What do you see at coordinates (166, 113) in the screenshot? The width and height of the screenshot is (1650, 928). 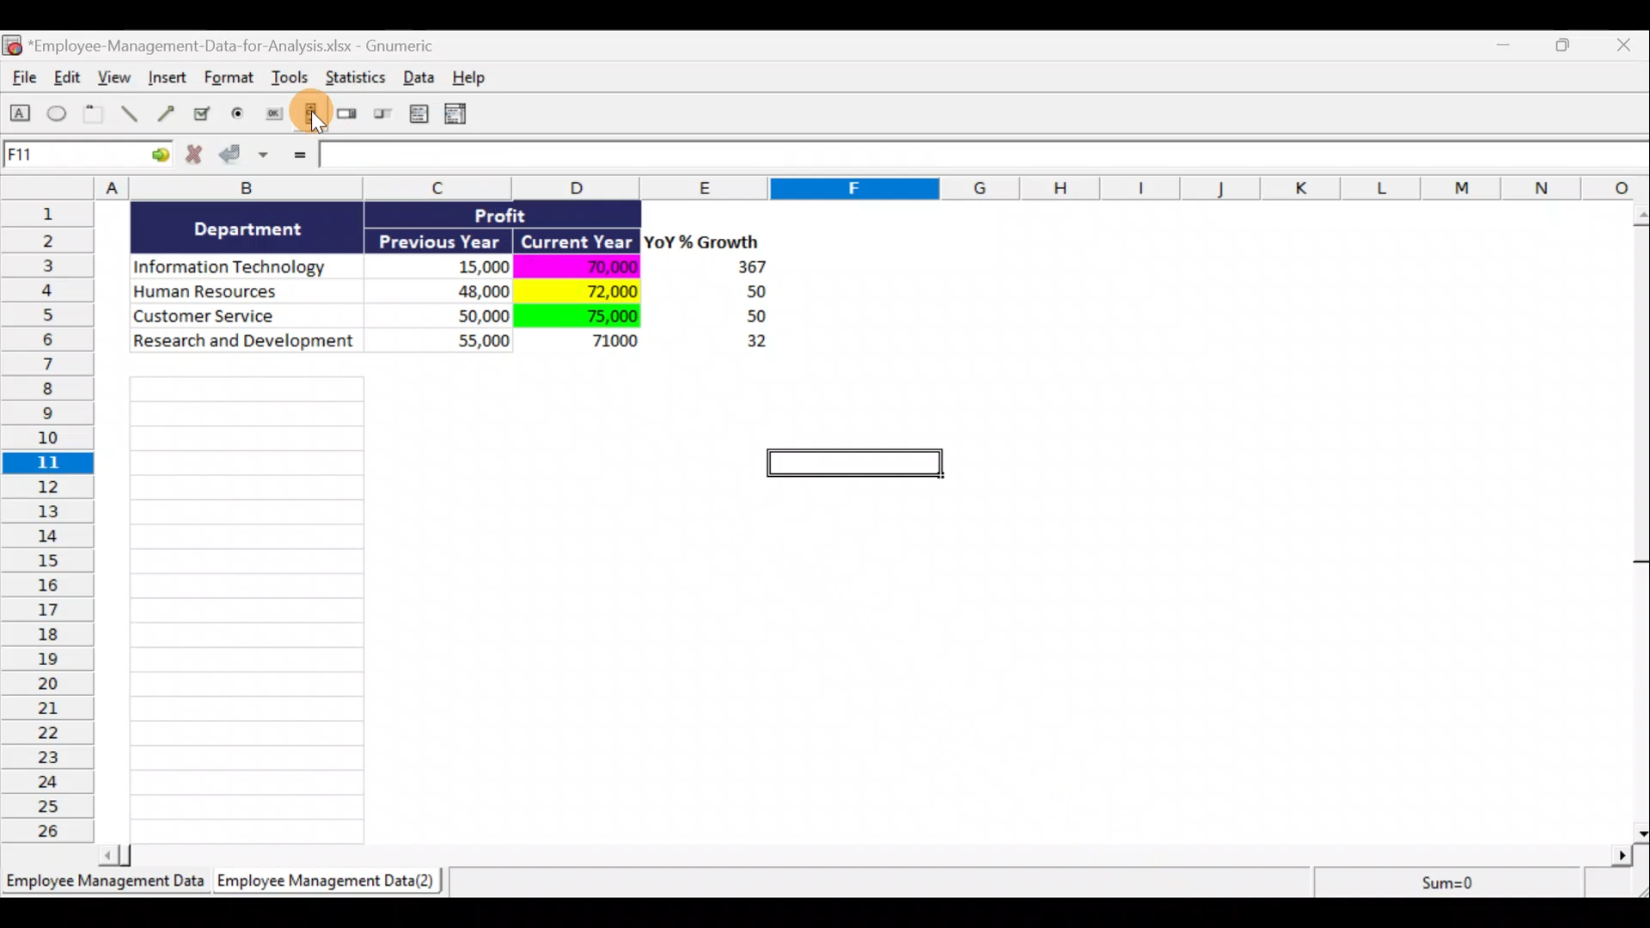 I see `Create an arrow object` at bounding box center [166, 113].